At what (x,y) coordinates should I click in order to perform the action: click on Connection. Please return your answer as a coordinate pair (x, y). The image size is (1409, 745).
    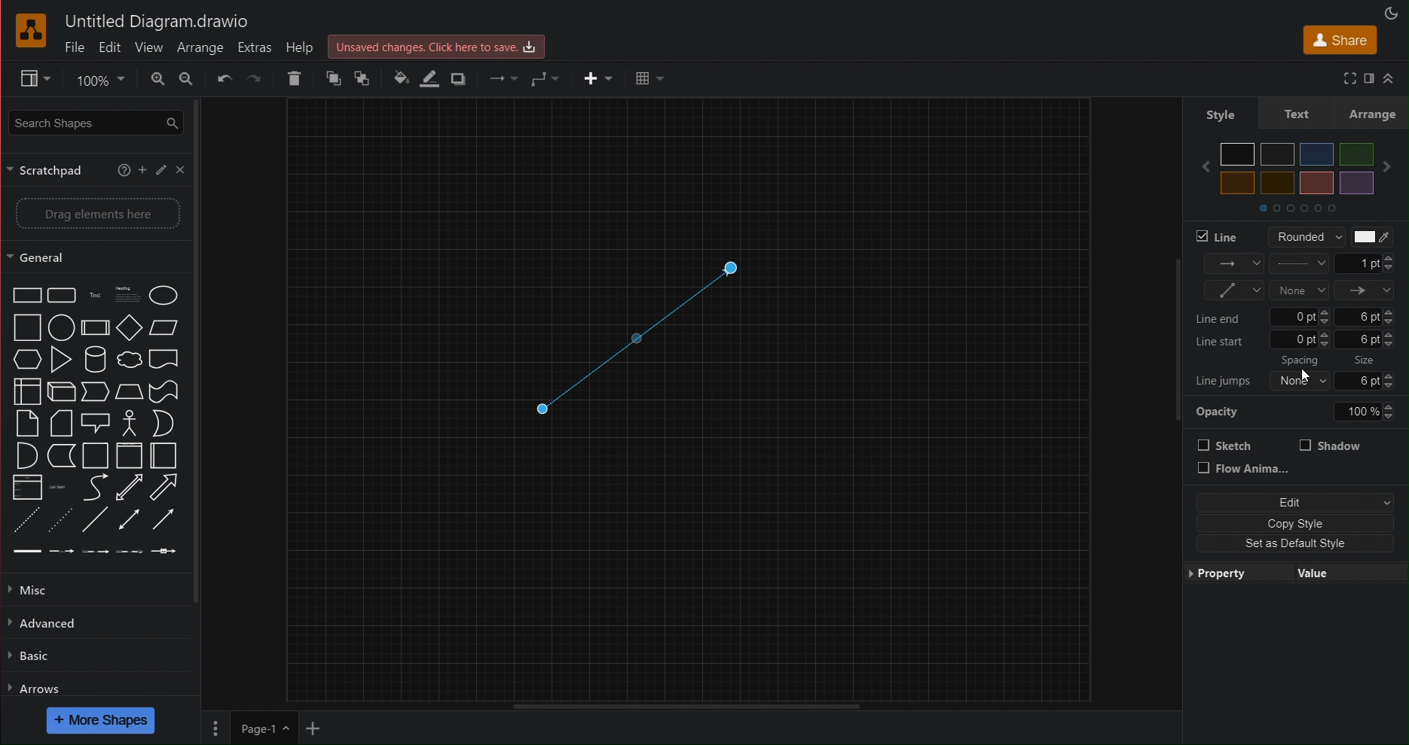
    Looking at the image, I should click on (1234, 264).